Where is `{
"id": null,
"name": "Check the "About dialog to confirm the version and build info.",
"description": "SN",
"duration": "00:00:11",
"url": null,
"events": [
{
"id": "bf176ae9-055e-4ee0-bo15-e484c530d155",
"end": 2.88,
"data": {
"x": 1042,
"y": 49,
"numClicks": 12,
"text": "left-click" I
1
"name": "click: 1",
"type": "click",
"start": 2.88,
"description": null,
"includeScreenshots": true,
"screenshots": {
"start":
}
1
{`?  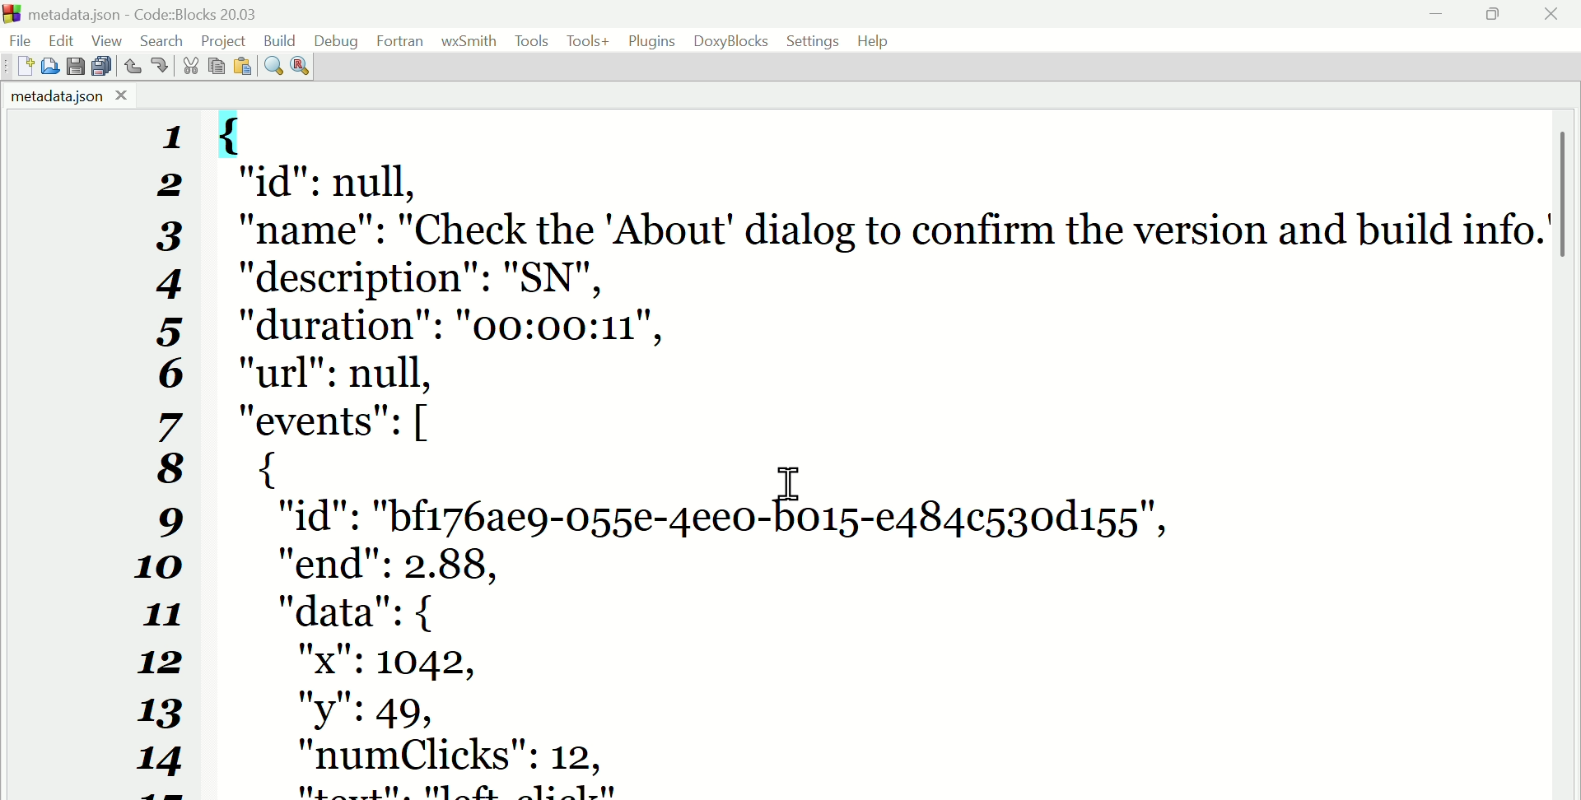 {
"id": null,
"name": "Check the "About dialog to confirm the version and build info.",
"description": "SN",
"duration": "00:00:11",
"url": null,
"events": [
{
"id": "bf176ae9-055e-4ee0-bo15-e484c530d155",
"end": 2.88,
"data": {
"x": 1042,
"y": 49,
"numClicks": 12,
"text": "left-click" I
1
"name": "click: 1",
"type": "click",
"start": 2.88,
"description": null,
"includeScreenshots": true,
"screenshots": {
"start":
}
1
{ is located at coordinates (881, 453).